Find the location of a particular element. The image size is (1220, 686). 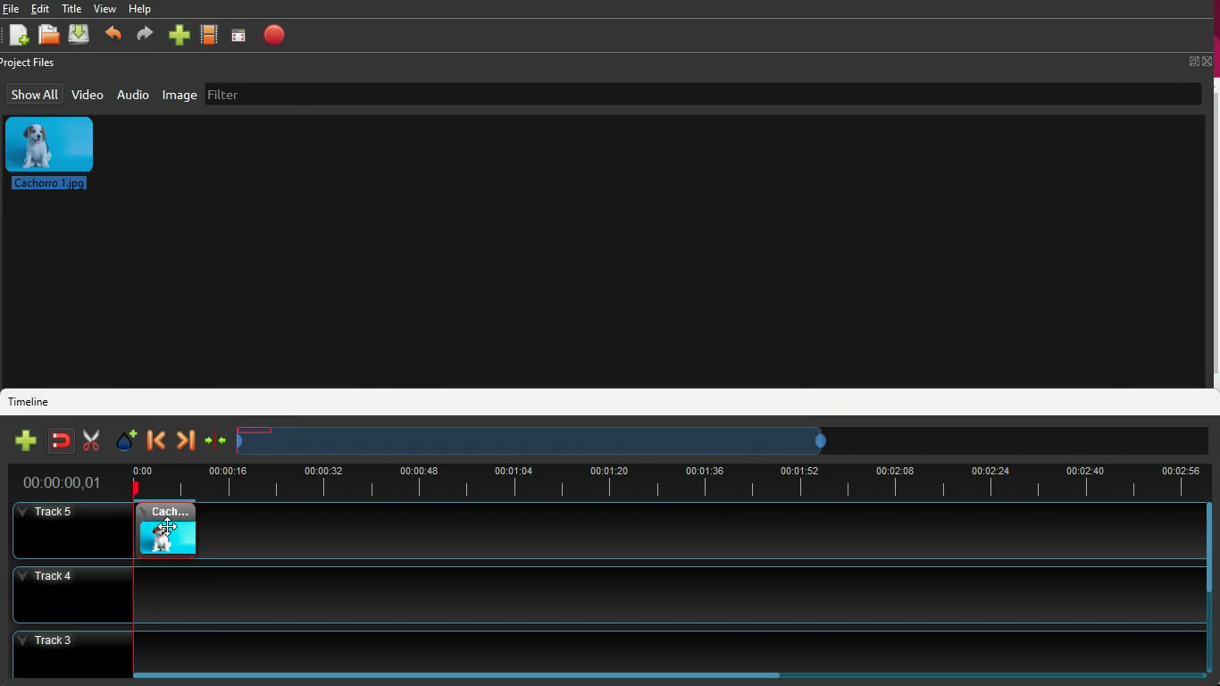

open files is located at coordinates (49, 35).